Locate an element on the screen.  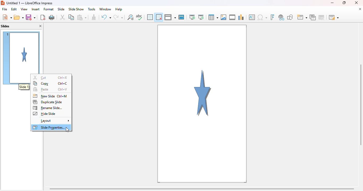
slide 1 is located at coordinates (22, 52).